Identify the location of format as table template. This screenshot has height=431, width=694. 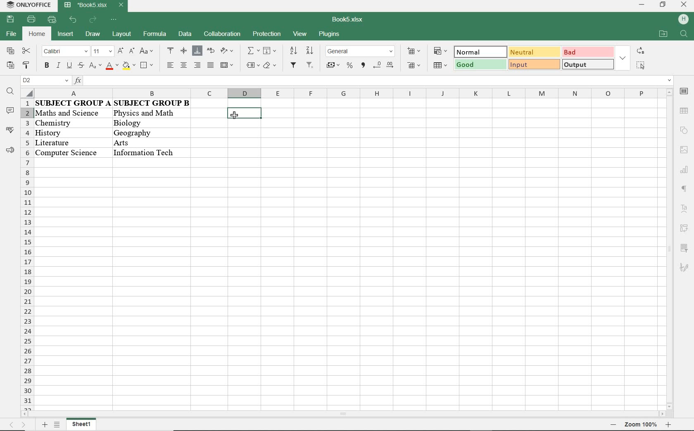
(442, 66).